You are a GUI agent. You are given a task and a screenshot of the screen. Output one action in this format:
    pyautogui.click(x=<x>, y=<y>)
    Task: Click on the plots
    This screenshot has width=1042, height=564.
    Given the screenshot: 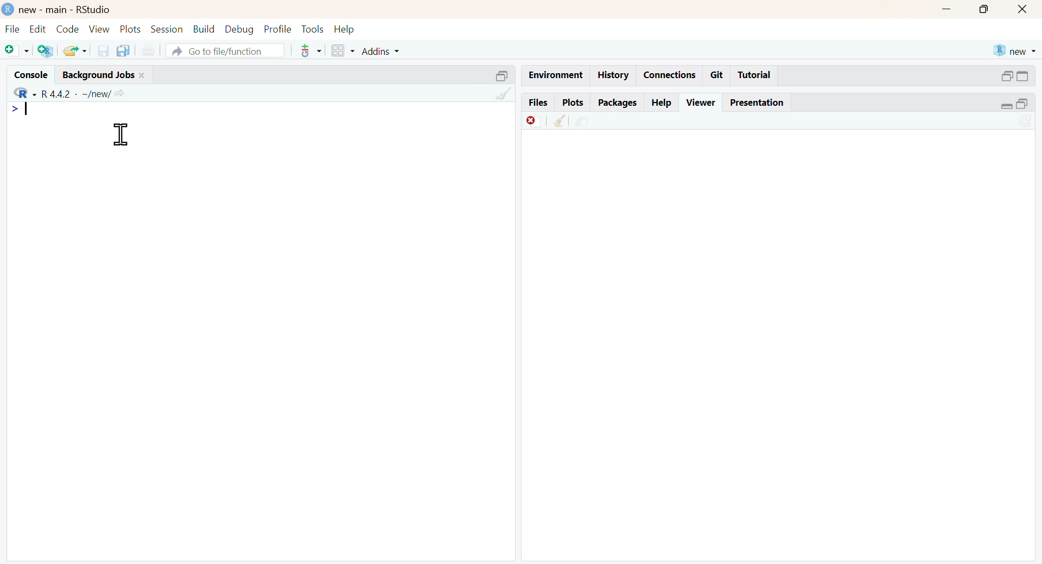 What is the action you would take?
    pyautogui.click(x=574, y=102)
    